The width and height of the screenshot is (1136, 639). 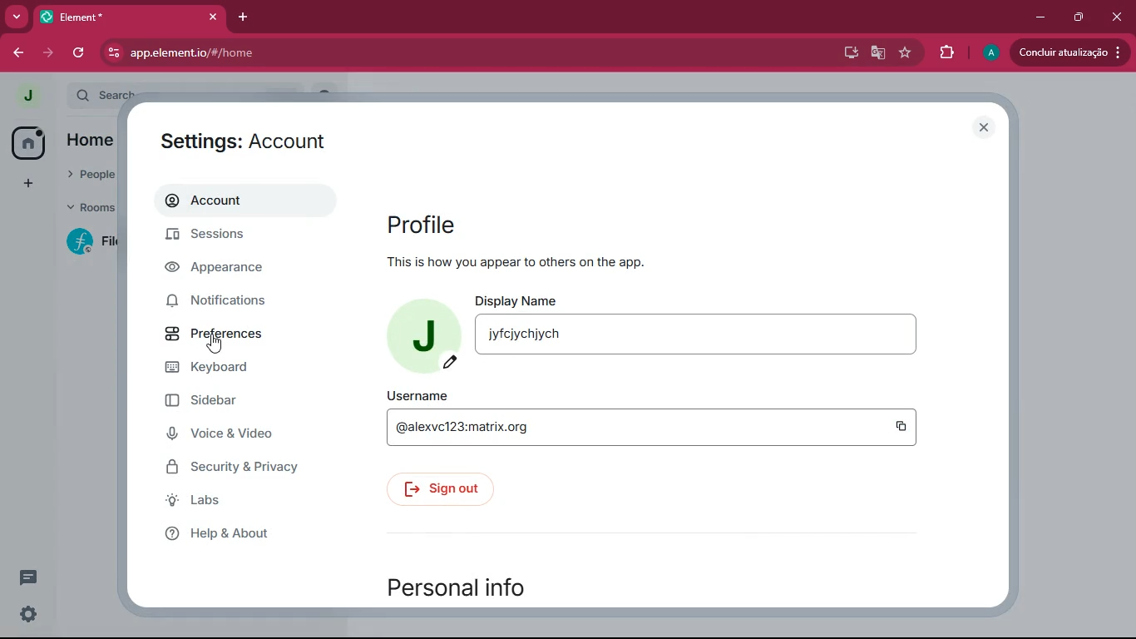 I want to click on username @alexvc123:matrix.org, so click(x=659, y=420).